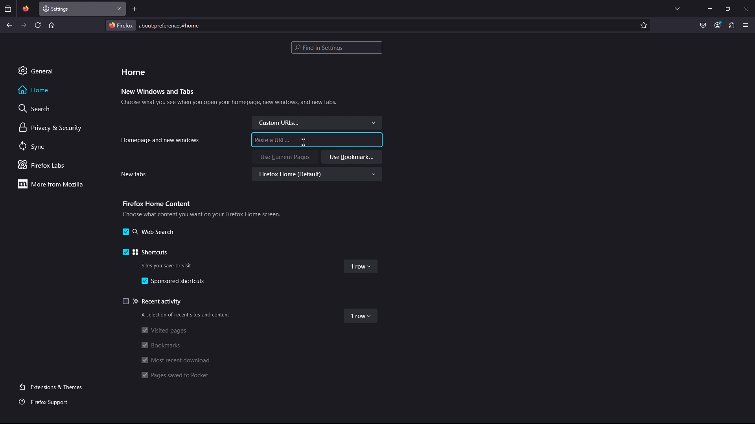 This screenshot has width=755, height=424. What do you see at coordinates (285, 157) in the screenshot?
I see `Use Current Pages` at bounding box center [285, 157].